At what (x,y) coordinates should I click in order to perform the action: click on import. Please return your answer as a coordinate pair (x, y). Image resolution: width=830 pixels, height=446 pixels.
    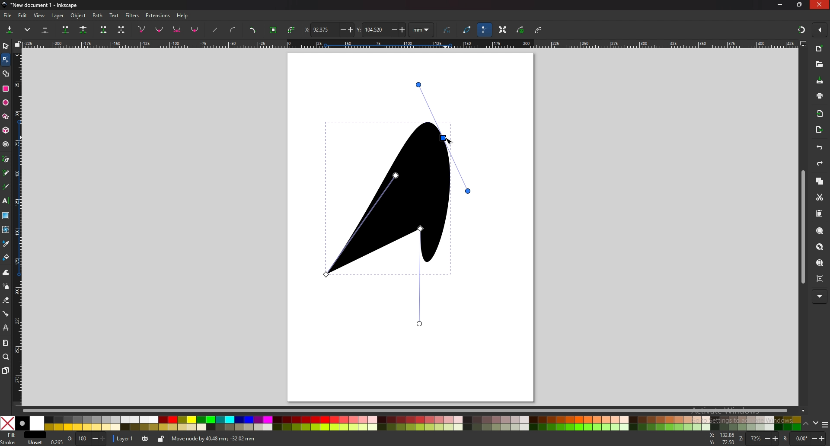
    Looking at the image, I should click on (820, 115).